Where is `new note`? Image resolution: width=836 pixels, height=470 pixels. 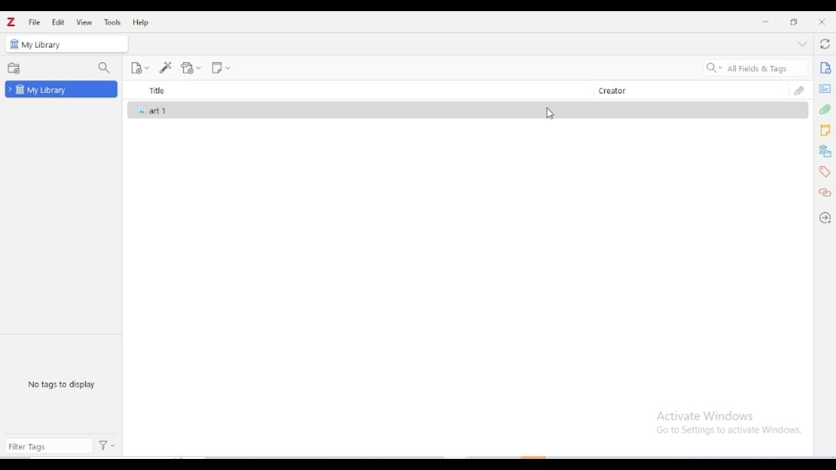
new note is located at coordinates (221, 68).